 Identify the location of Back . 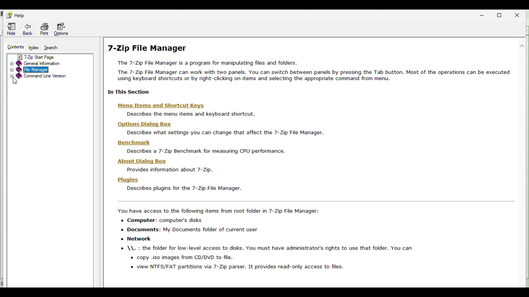
(28, 29).